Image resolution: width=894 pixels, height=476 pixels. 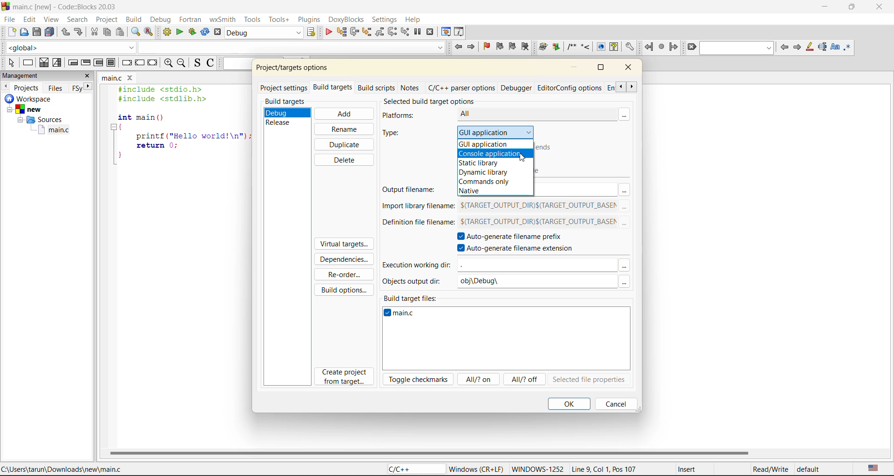 What do you see at coordinates (74, 7) in the screenshot?
I see `main.c [new] - Code::Blocks 20.03` at bounding box center [74, 7].